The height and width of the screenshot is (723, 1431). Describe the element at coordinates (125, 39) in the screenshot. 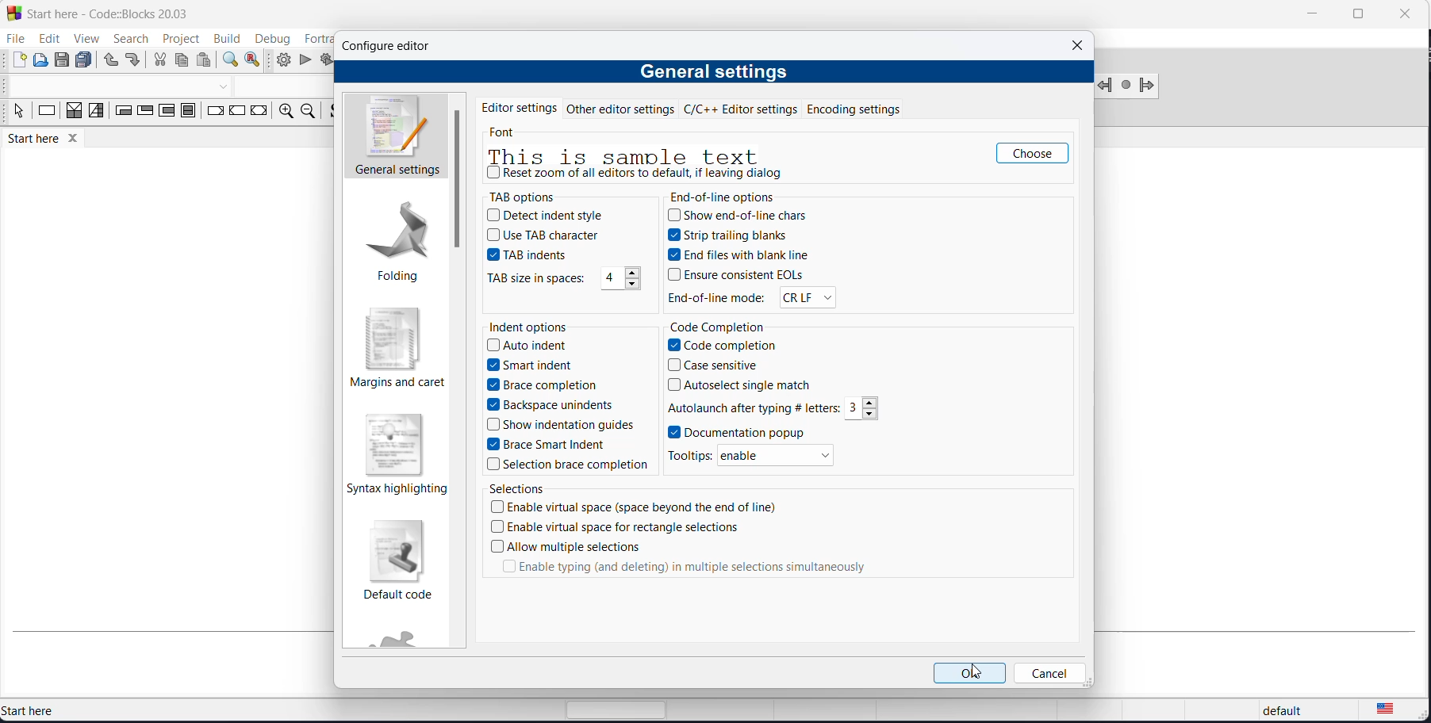

I see `search` at that location.